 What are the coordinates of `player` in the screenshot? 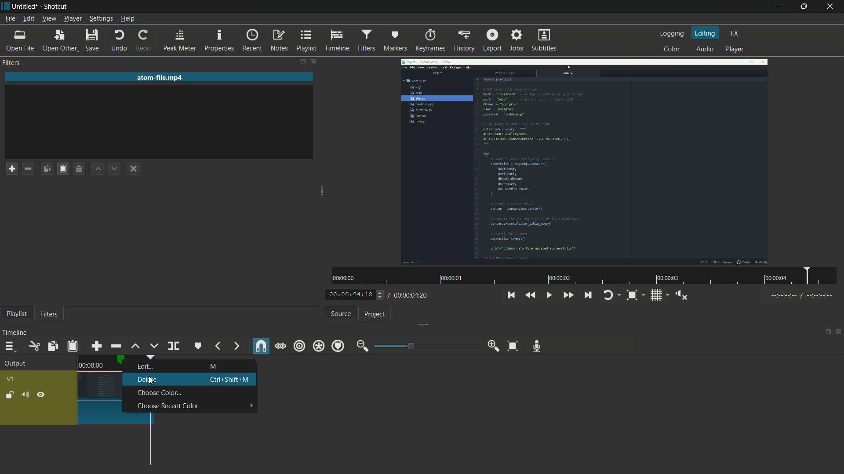 It's located at (735, 50).